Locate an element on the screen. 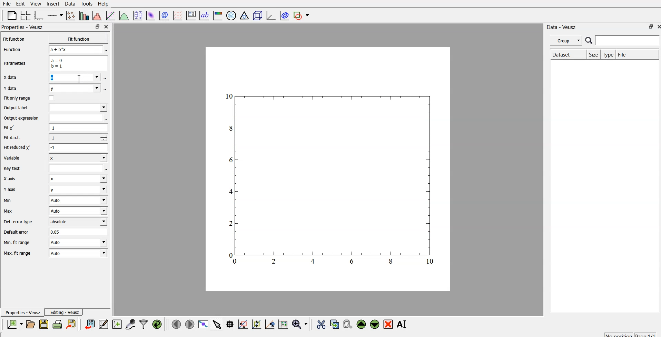 Image resolution: width=661 pixels, height=337 pixels. Editing - Veusz is located at coordinates (67, 312).